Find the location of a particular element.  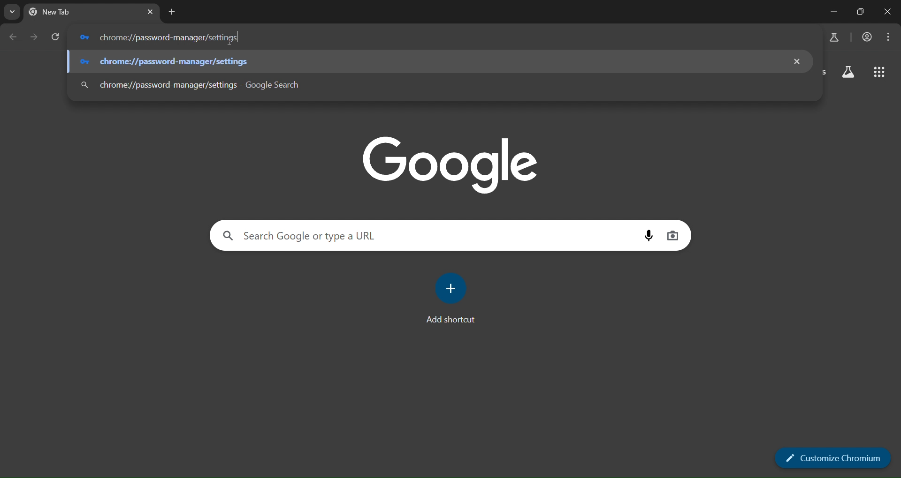

search labs is located at coordinates (834, 37).